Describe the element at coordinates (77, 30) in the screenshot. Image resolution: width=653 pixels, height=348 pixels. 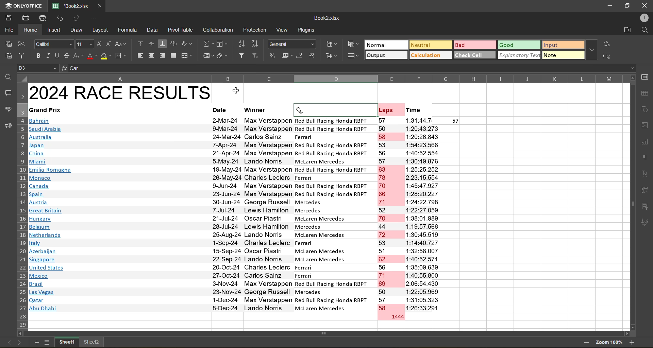
I see `draw` at that location.